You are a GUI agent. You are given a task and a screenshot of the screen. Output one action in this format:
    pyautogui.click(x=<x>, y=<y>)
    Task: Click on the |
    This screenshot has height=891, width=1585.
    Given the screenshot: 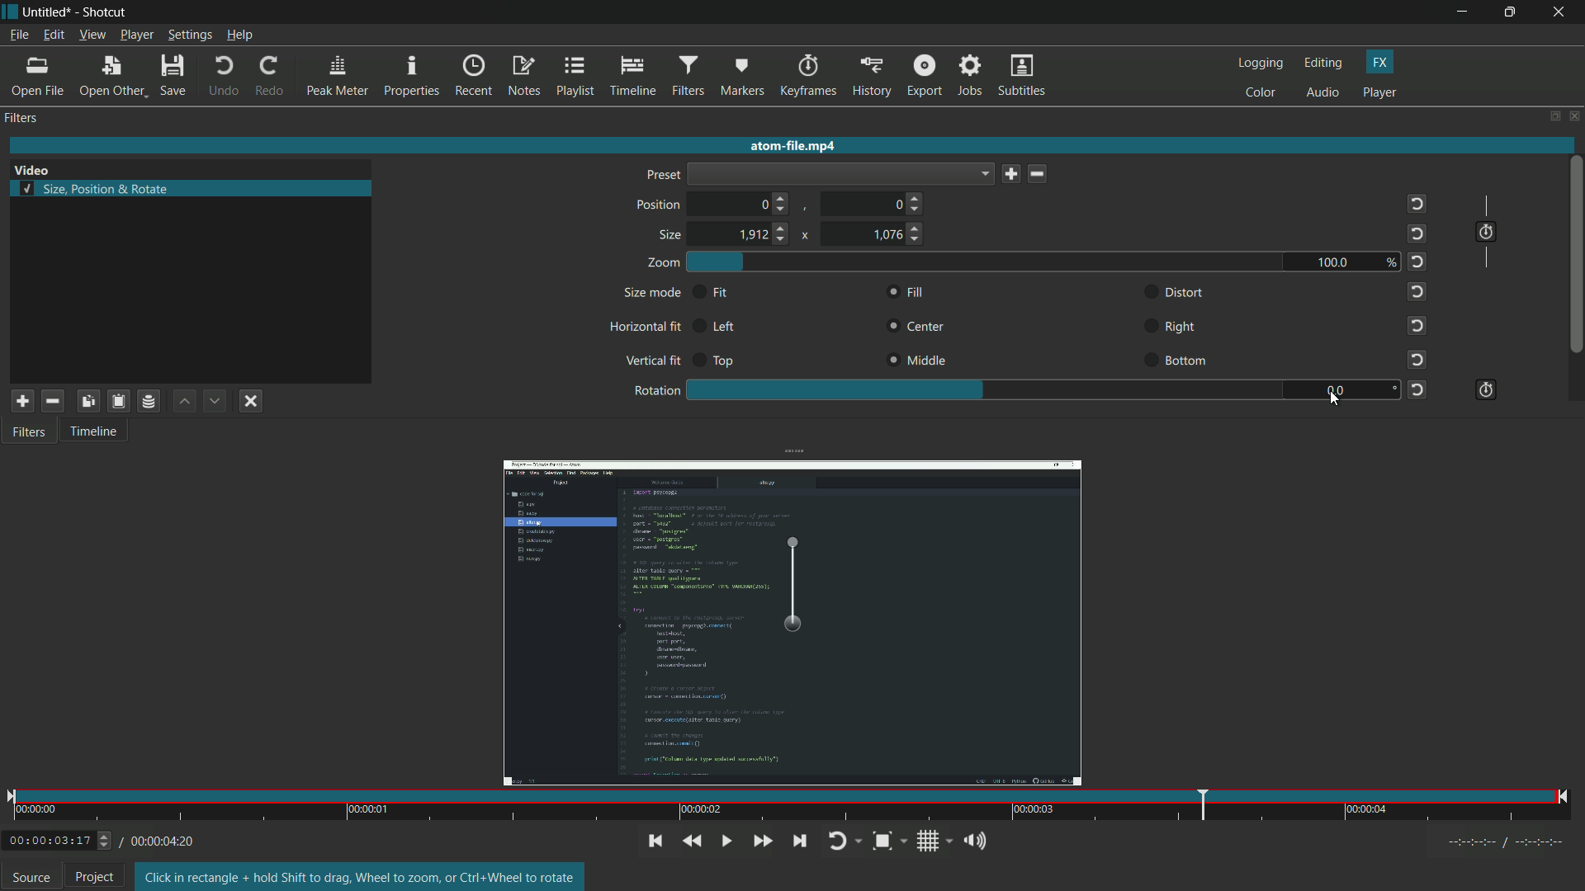 What is the action you would take?
    pyautogui.click(x=1493, y=264)
    